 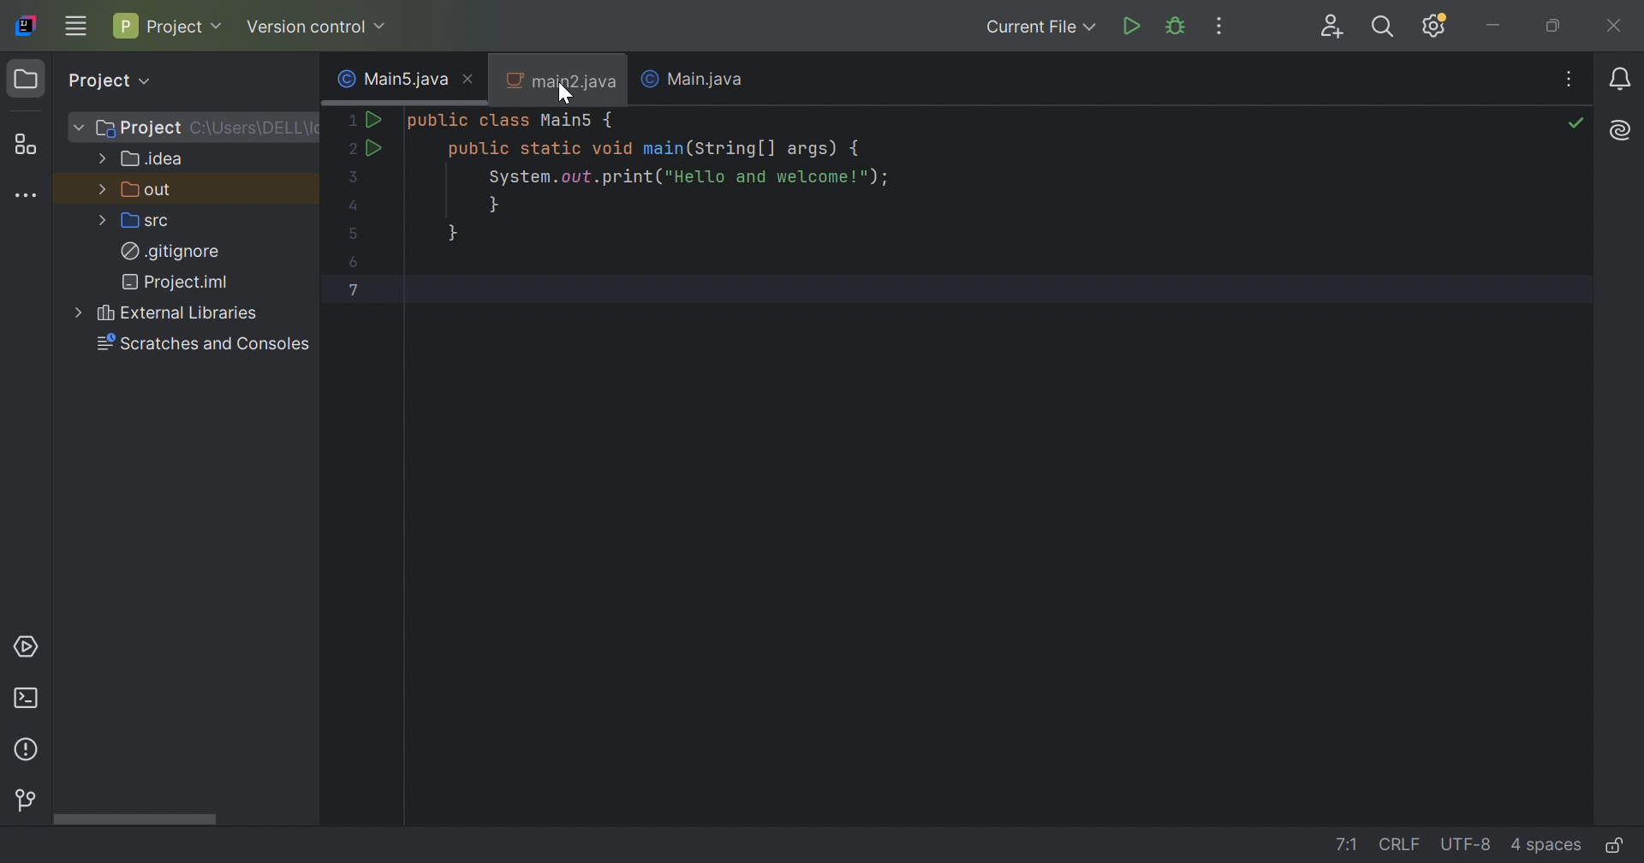 I want to click on Run, so click(x=1133, y=23).